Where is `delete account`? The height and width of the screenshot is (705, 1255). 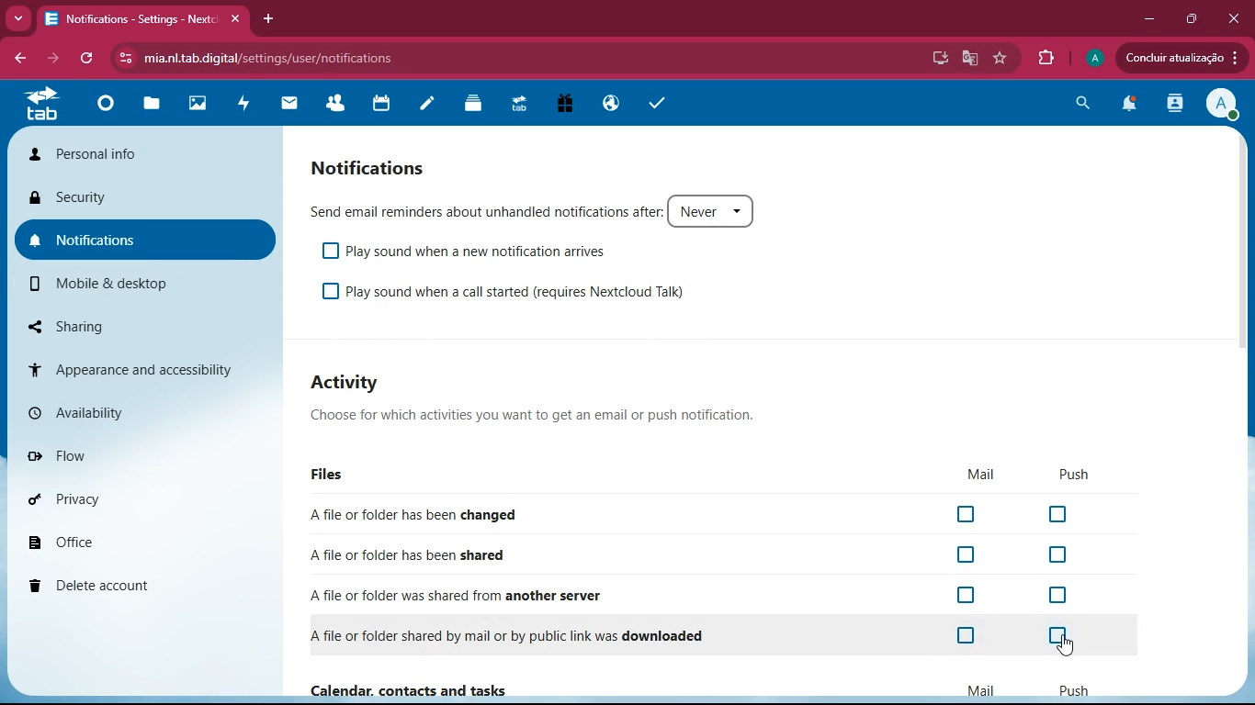
delete account is located at coordinates (109, 583).